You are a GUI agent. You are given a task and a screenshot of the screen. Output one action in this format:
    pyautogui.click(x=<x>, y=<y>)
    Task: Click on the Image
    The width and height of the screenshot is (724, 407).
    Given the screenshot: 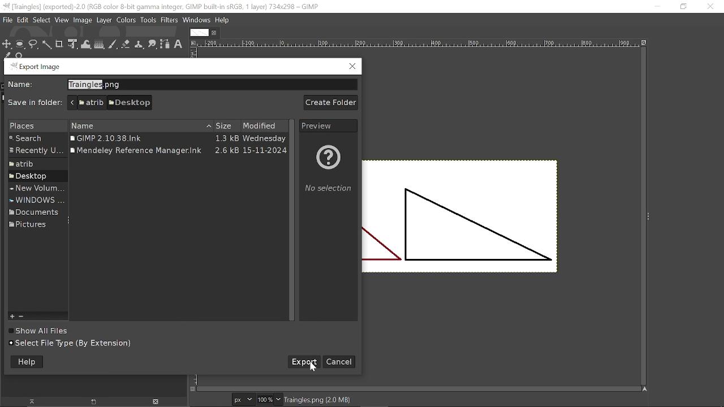 What is the action you would take?
    pyautogui.click(x=83, y=21)
    